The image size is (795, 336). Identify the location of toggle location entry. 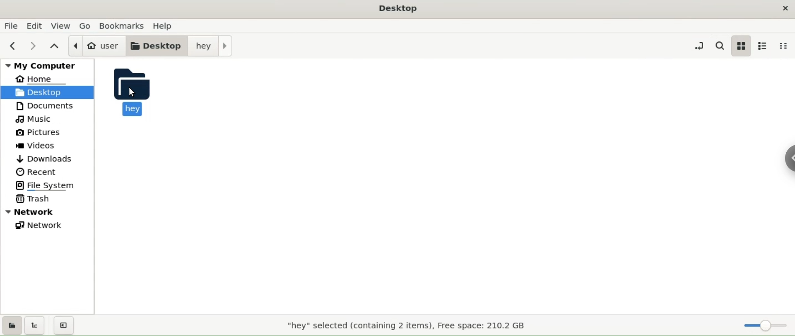
(699, 44).